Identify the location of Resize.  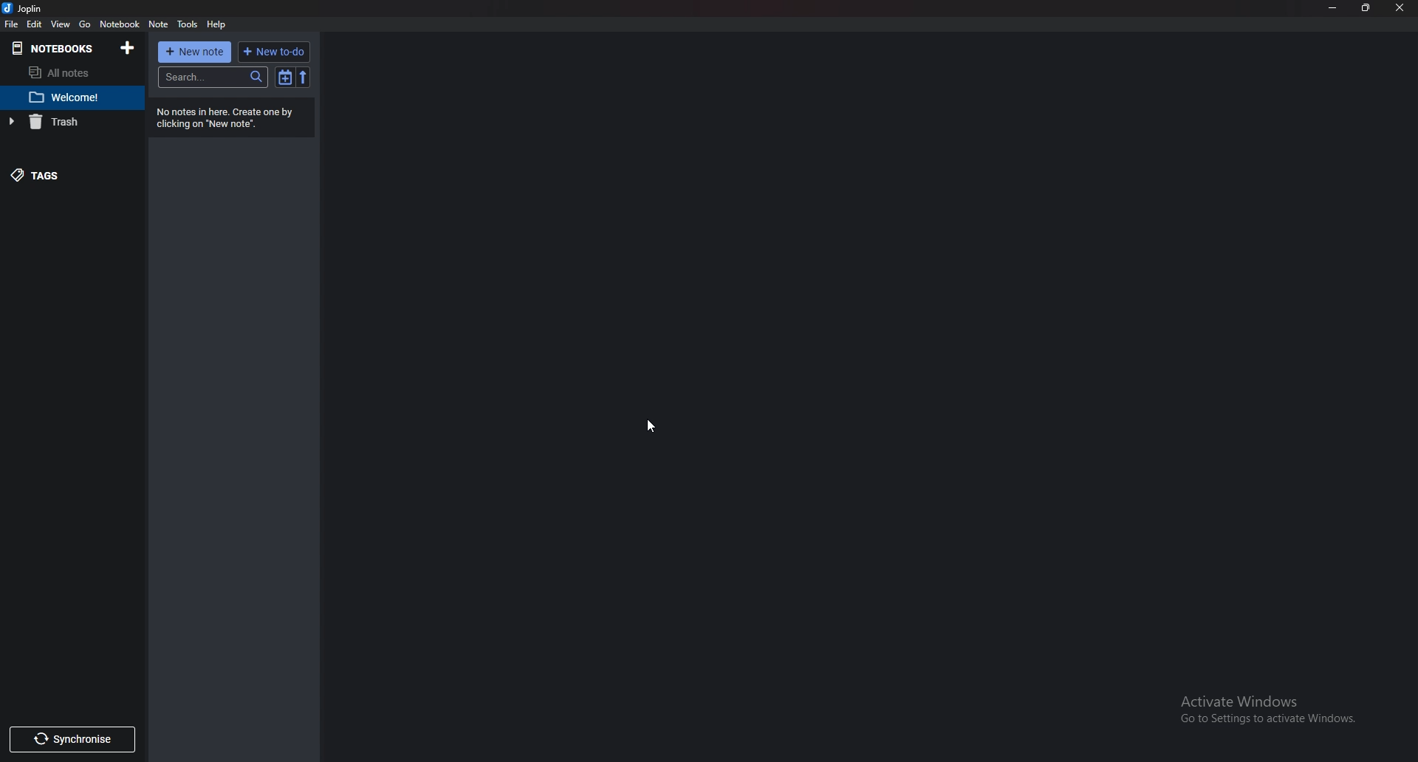
(1369, 8).